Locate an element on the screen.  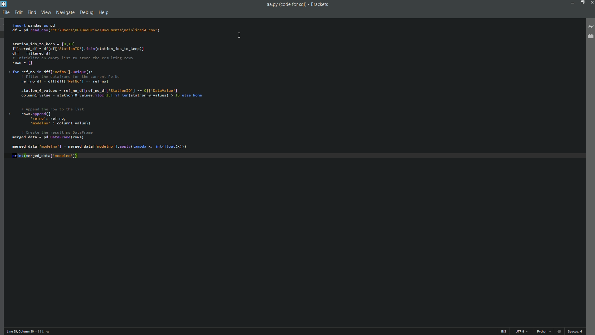
find menu is located at coordinates (32, 12).